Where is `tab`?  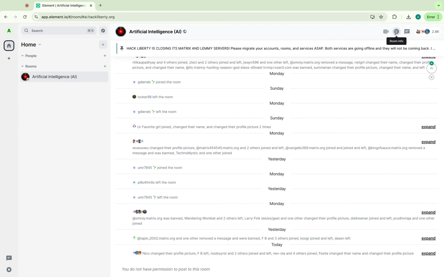 tab is located at coordinates (65, 5).